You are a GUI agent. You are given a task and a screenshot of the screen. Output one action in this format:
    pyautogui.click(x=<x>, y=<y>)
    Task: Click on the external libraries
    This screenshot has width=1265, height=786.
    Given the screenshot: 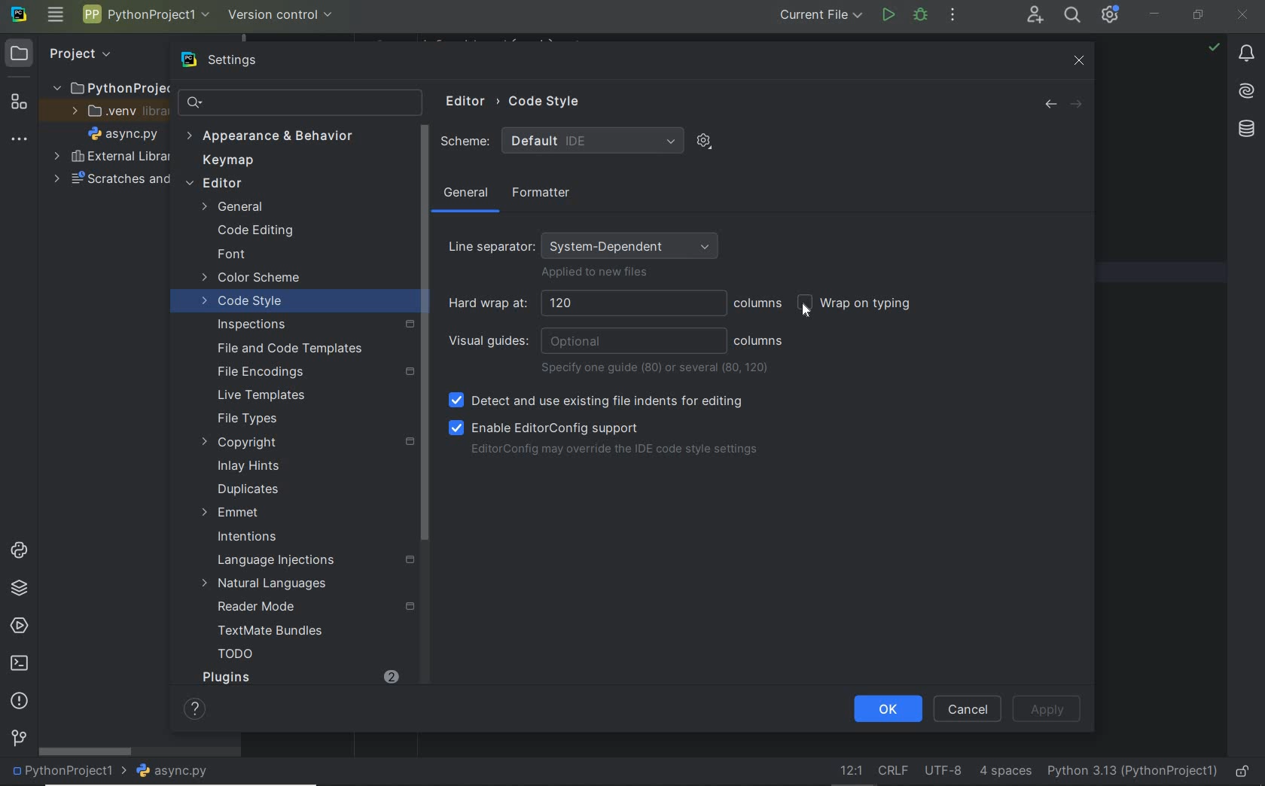 What is the action you would take?
    pyautogui.click(x=111, y=157)
    